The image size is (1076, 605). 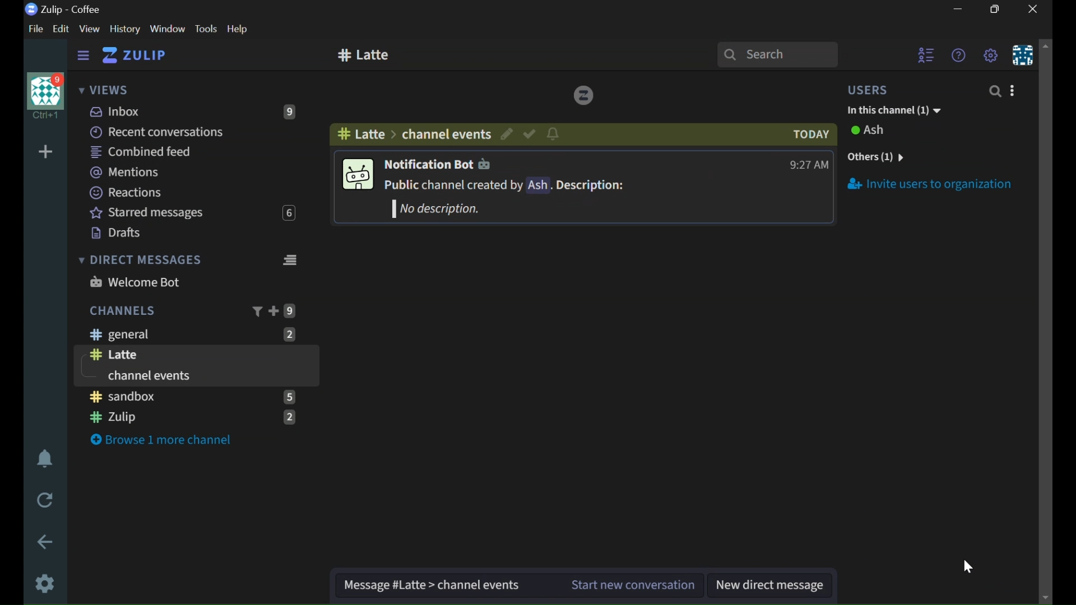 What do you see at coordinates (1023, 54) in the screenshot?
I see `PERSONAL MENU` at bounding box center [1023, 54].